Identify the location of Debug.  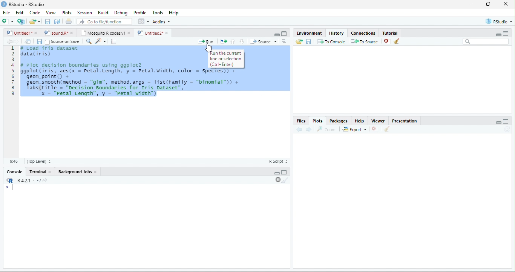
(122, 13).